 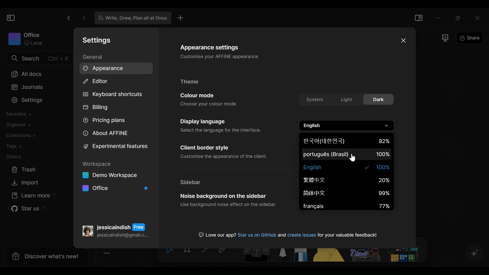 What do you see at coordinates (105, 121) in the screenshot?
I see `Pricing plans` at bounding box center [105, 121].